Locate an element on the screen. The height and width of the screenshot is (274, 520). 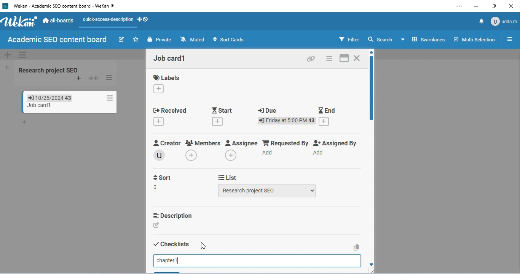
members is located at coordinates (203, 143).